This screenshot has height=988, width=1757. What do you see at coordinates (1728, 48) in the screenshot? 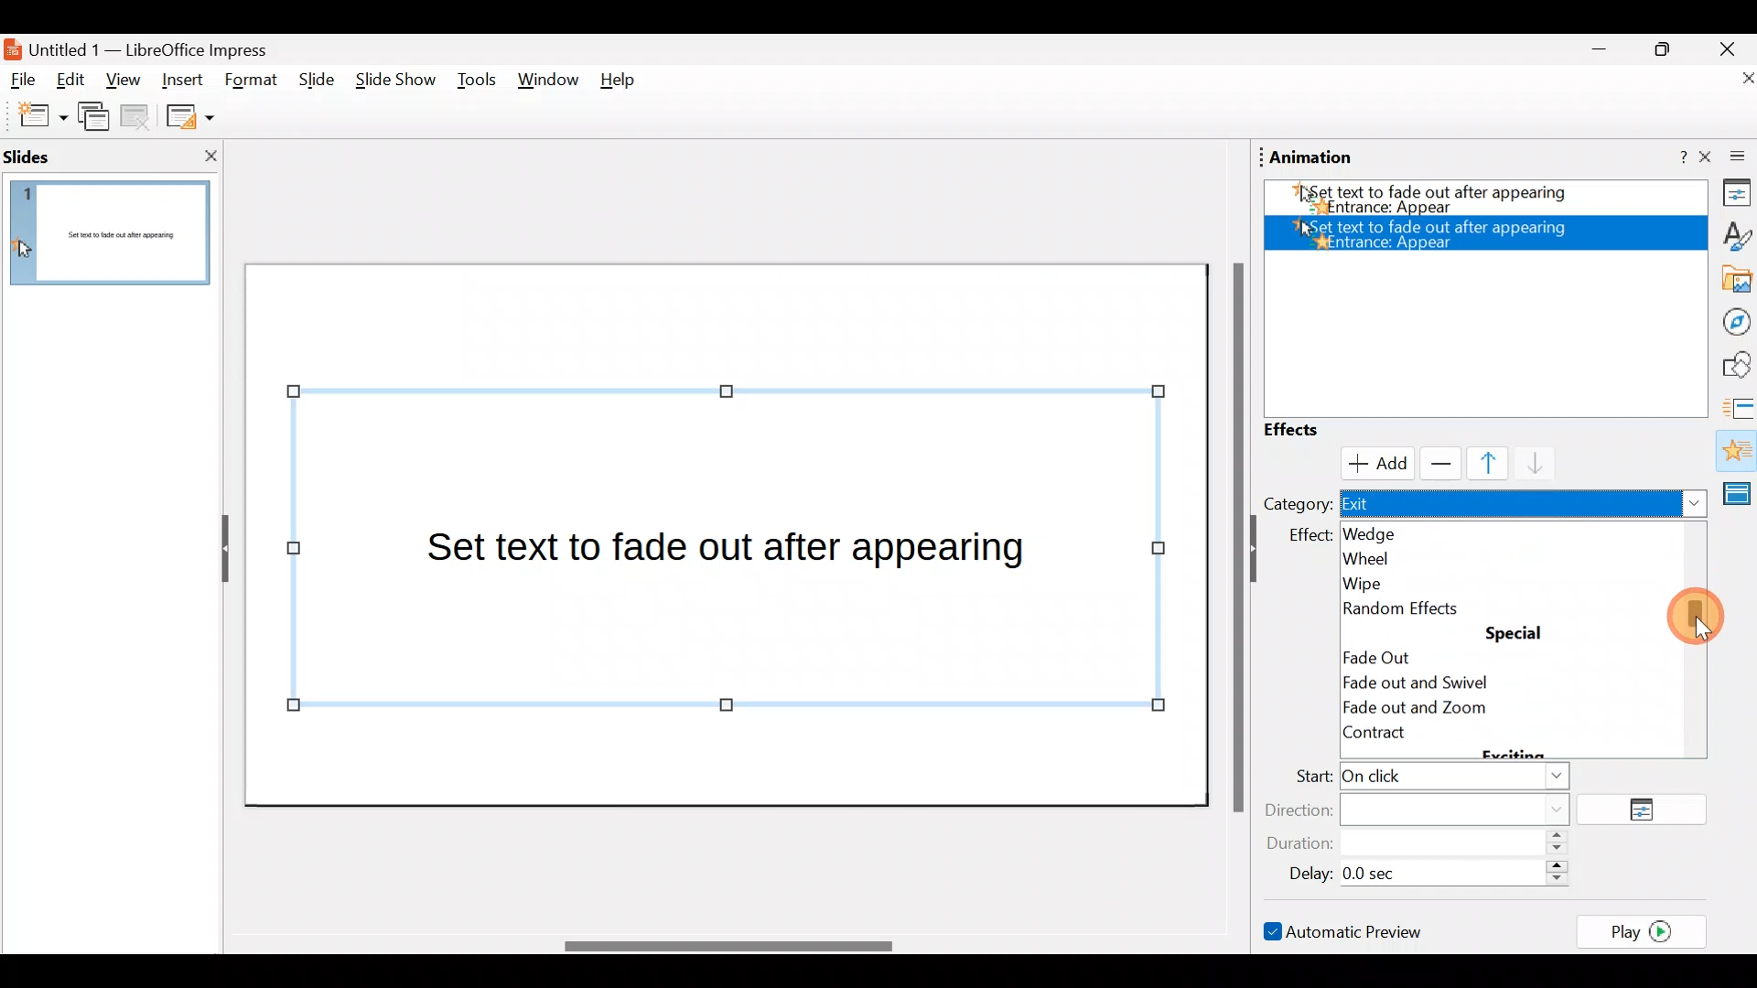
I see `Close` at bounding box center [1728, 48].